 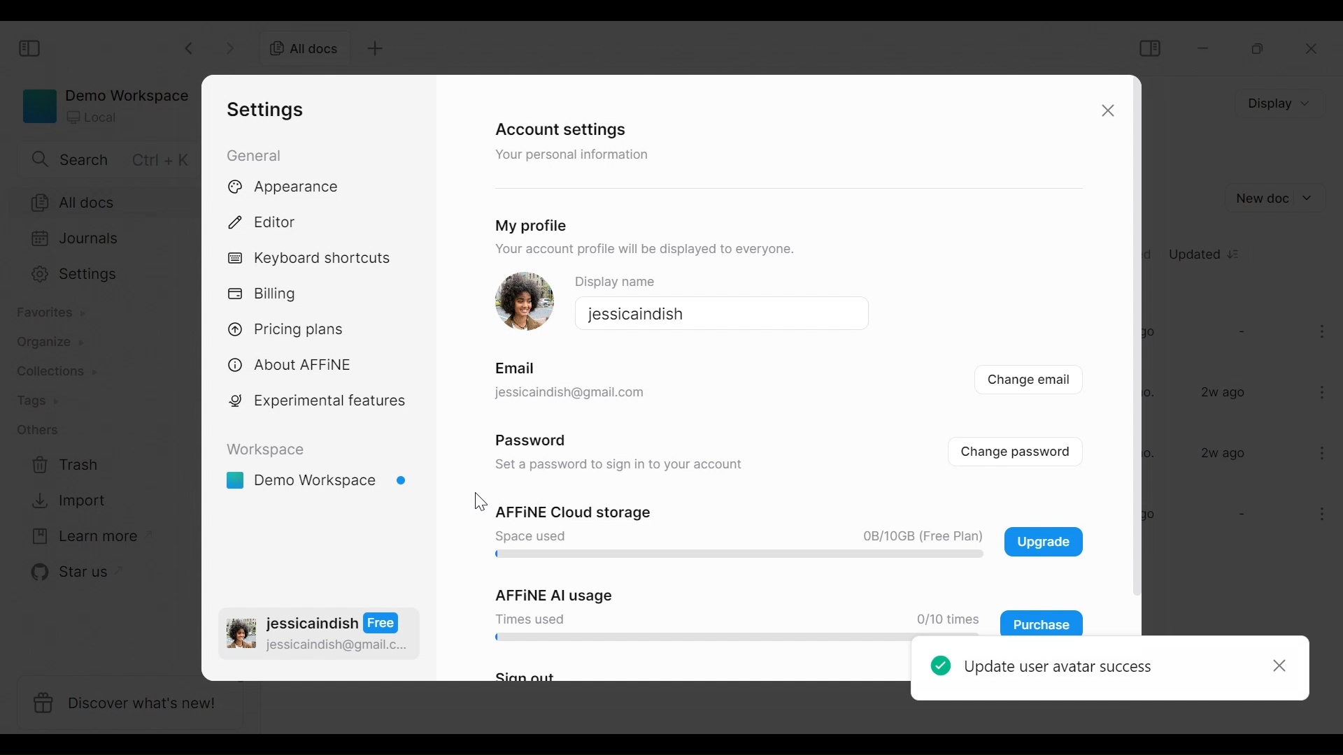 What do you see at coordinates (104, 201) in the screenshot?
I see `All documents` at bounding box center [104, 201].